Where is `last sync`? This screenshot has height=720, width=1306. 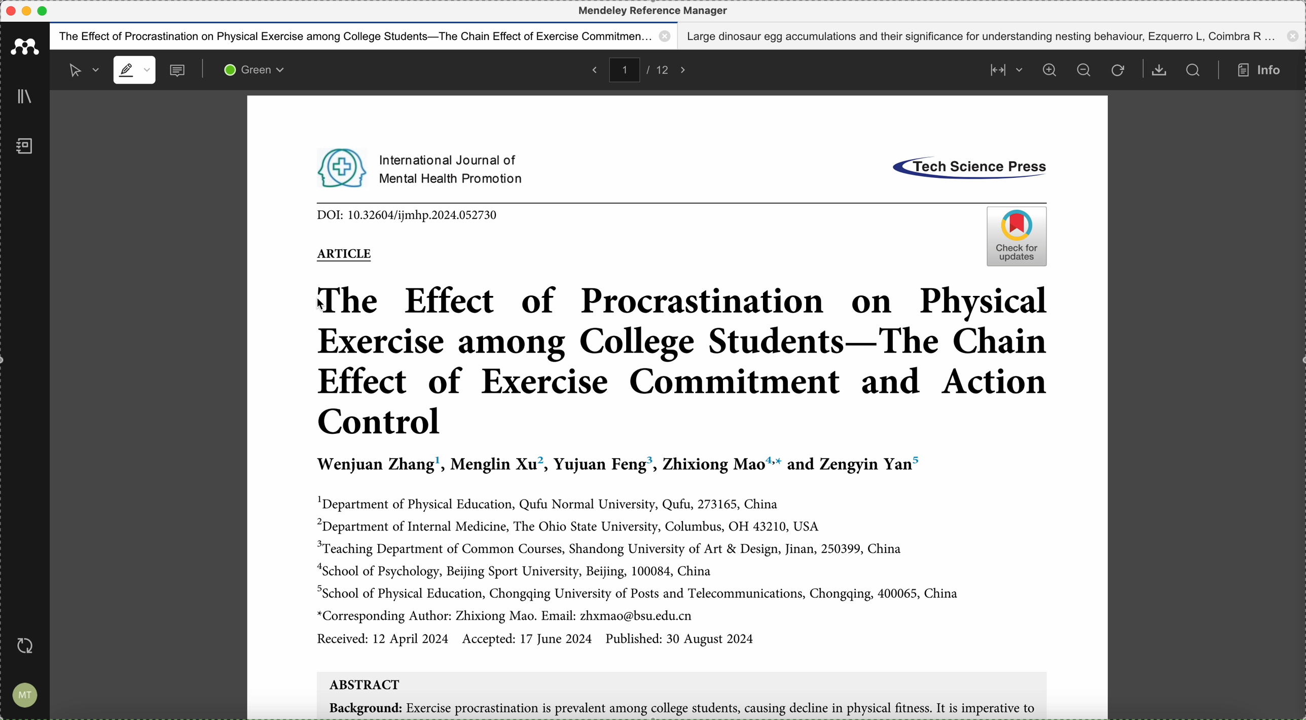 last sync is located at coordinates (29, 645).